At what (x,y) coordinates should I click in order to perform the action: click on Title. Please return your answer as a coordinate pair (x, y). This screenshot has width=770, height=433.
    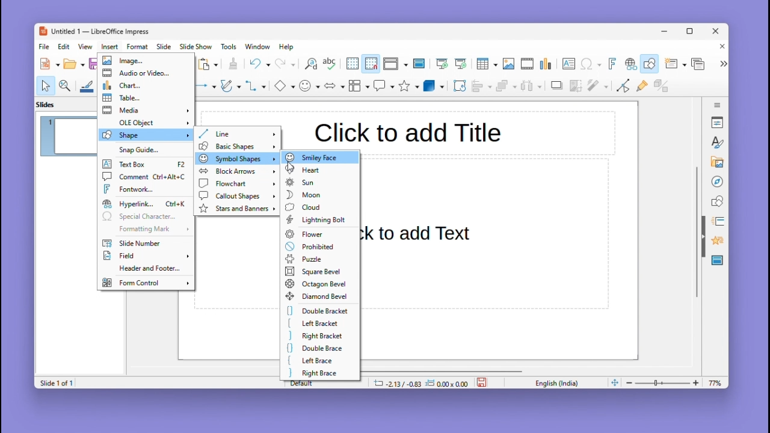
    Looking at the image, I should click on (408, 131).